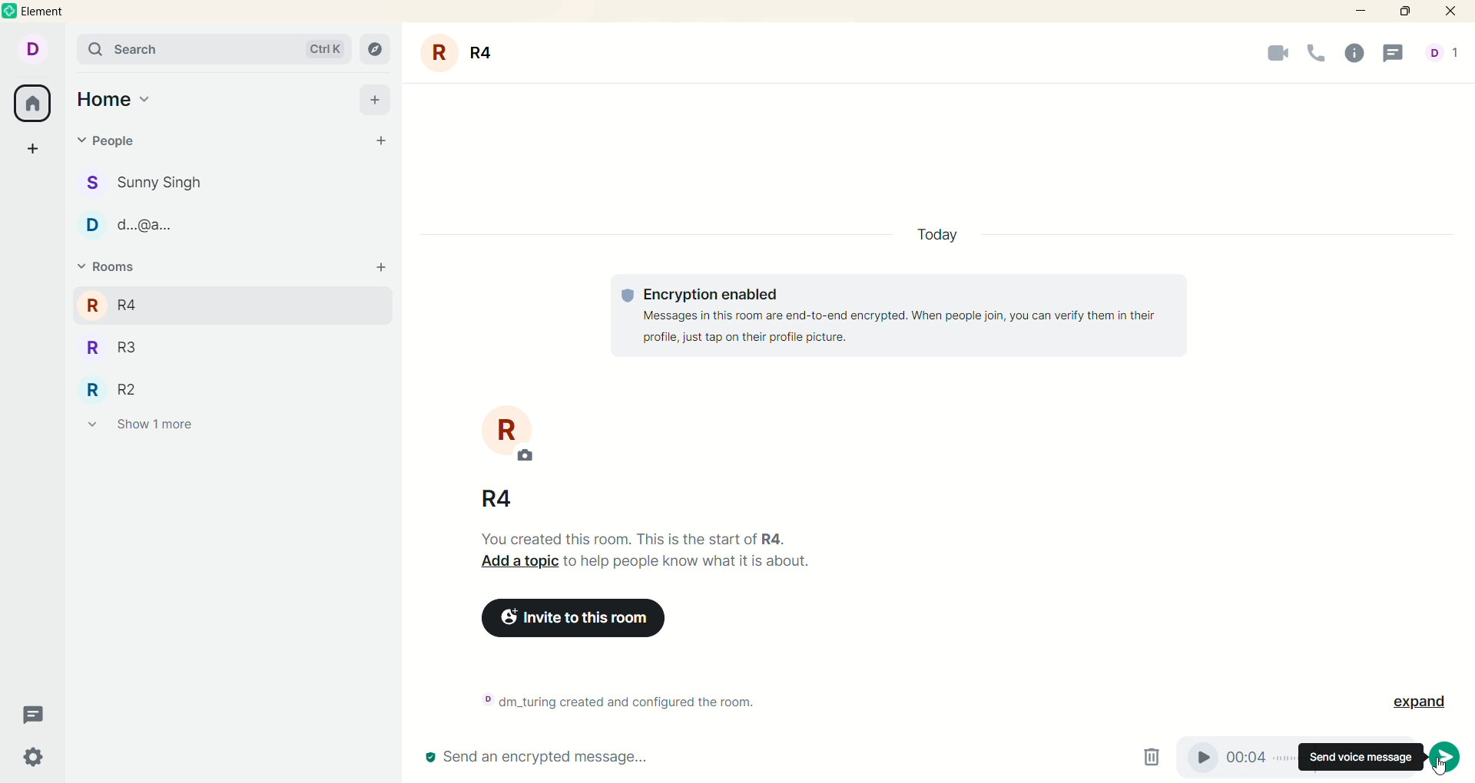  Describe the element at coordinates (382, 269) in the screenshot. I see `` at that location.